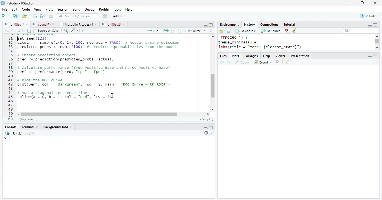 The width and height of the screenshot is (382, 200). What do you see at coordinates (19, 39) in the screenshot?
I see `cursor` at bounding box center [19, 39].